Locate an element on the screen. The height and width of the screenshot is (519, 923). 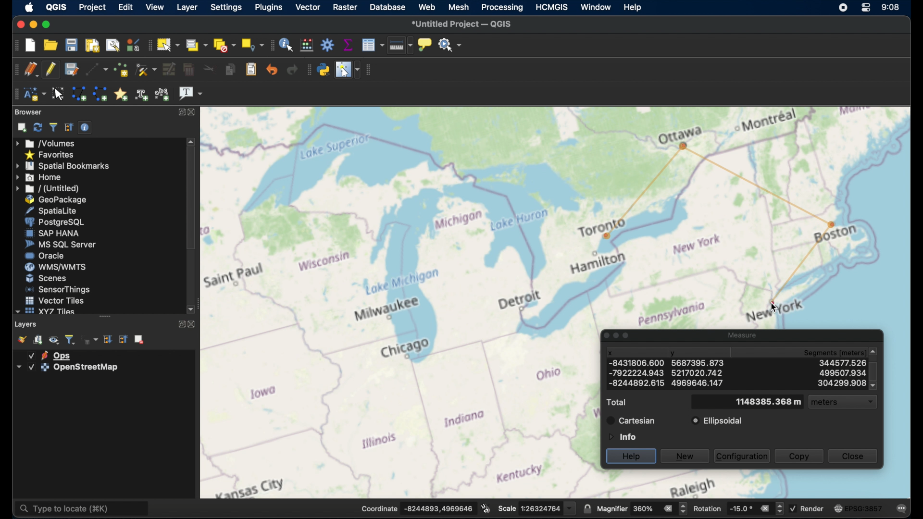
y is located at coordinates (699, 372).